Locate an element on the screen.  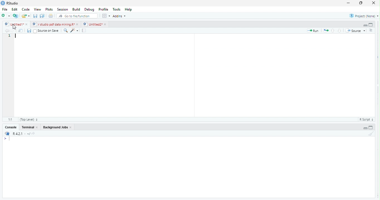
rs studio logo is located at coordinates (7, 134).